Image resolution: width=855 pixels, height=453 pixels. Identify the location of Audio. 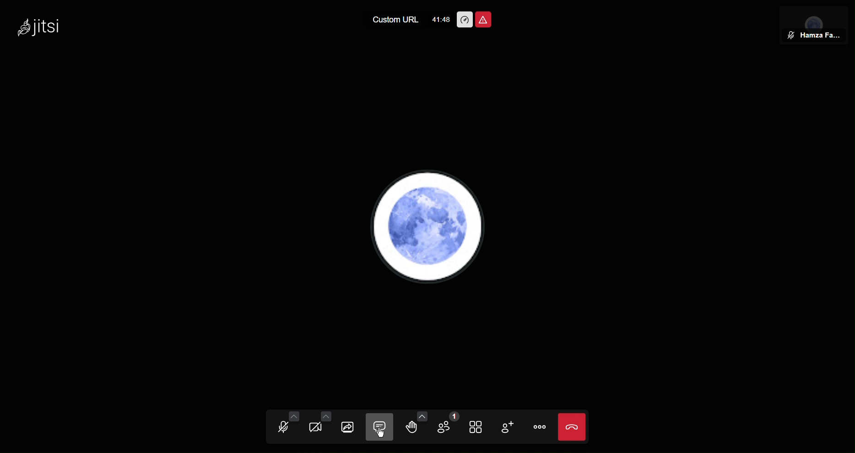
(285, 426).